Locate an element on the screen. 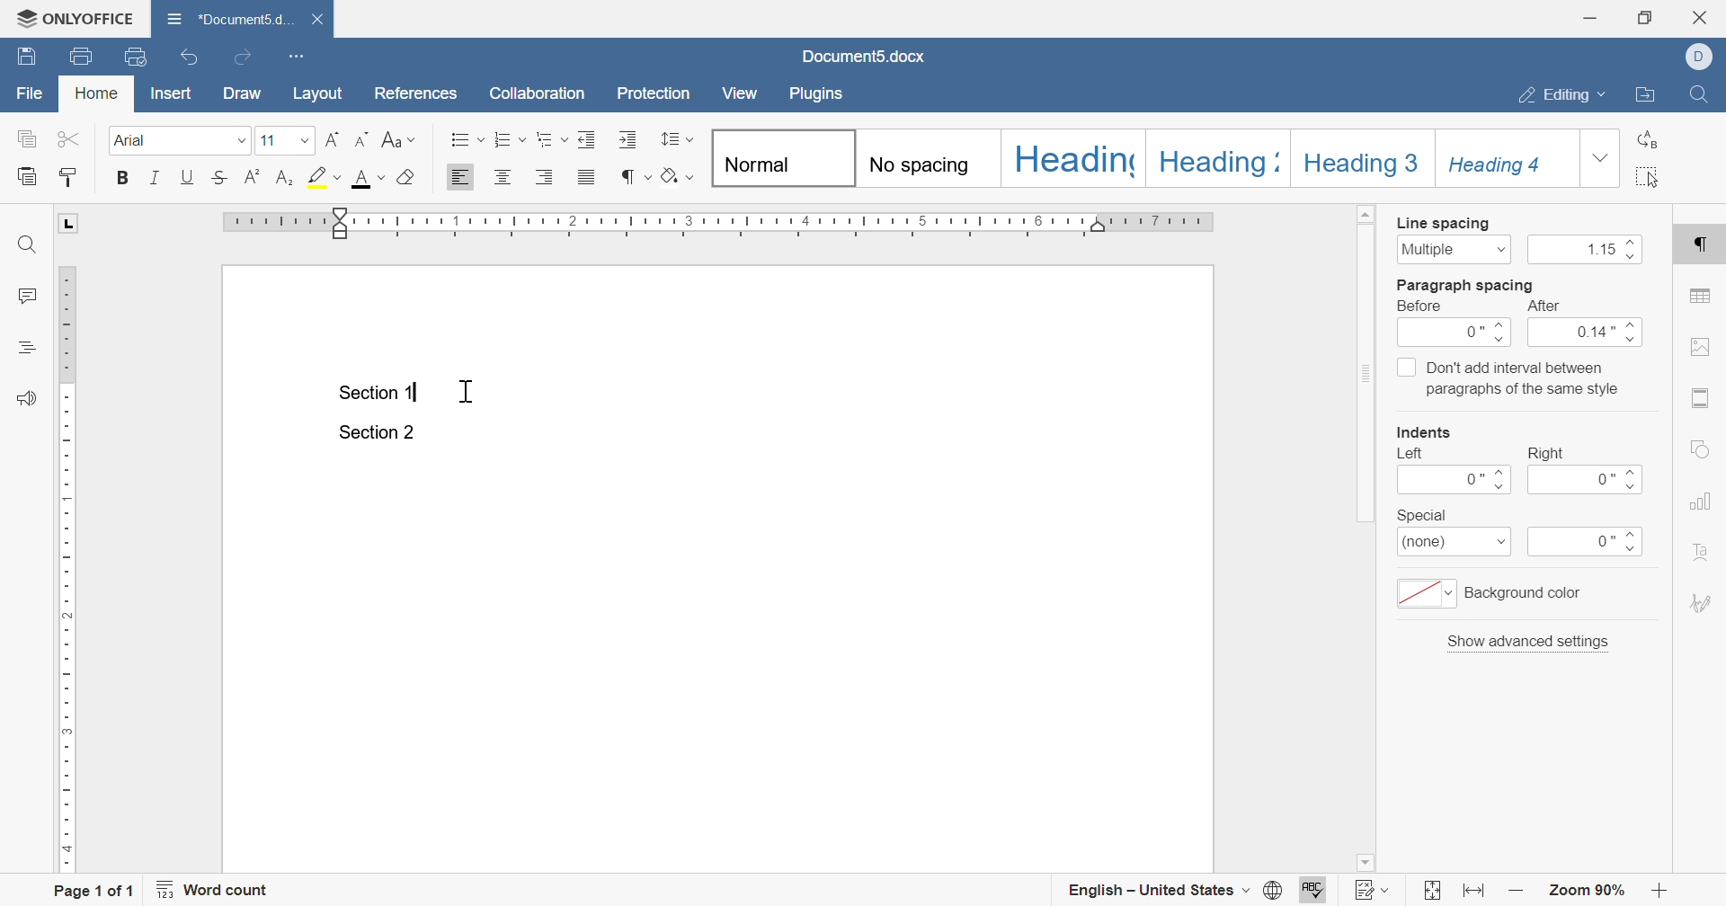 Image resolution: width=1726 pixels, height=906 pixels. table settings is located at coordinates (1702, 296).